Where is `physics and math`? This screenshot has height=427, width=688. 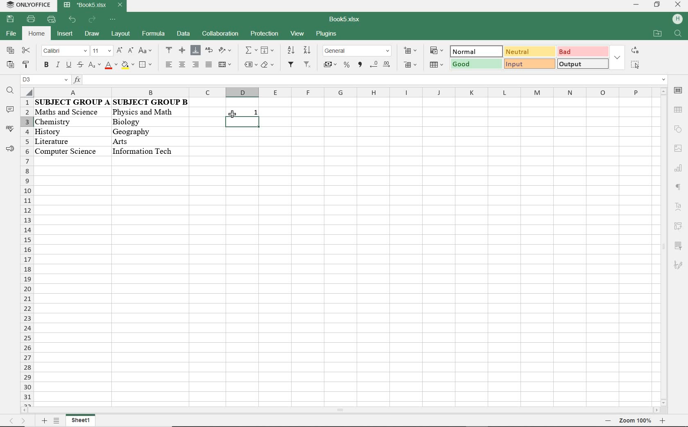
physics and math is located at coordinates (143, 113).